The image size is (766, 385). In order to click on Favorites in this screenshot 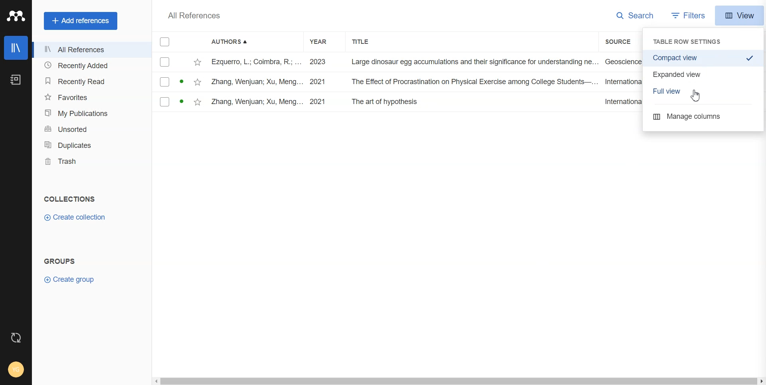, I will do `click(84, 97)`.